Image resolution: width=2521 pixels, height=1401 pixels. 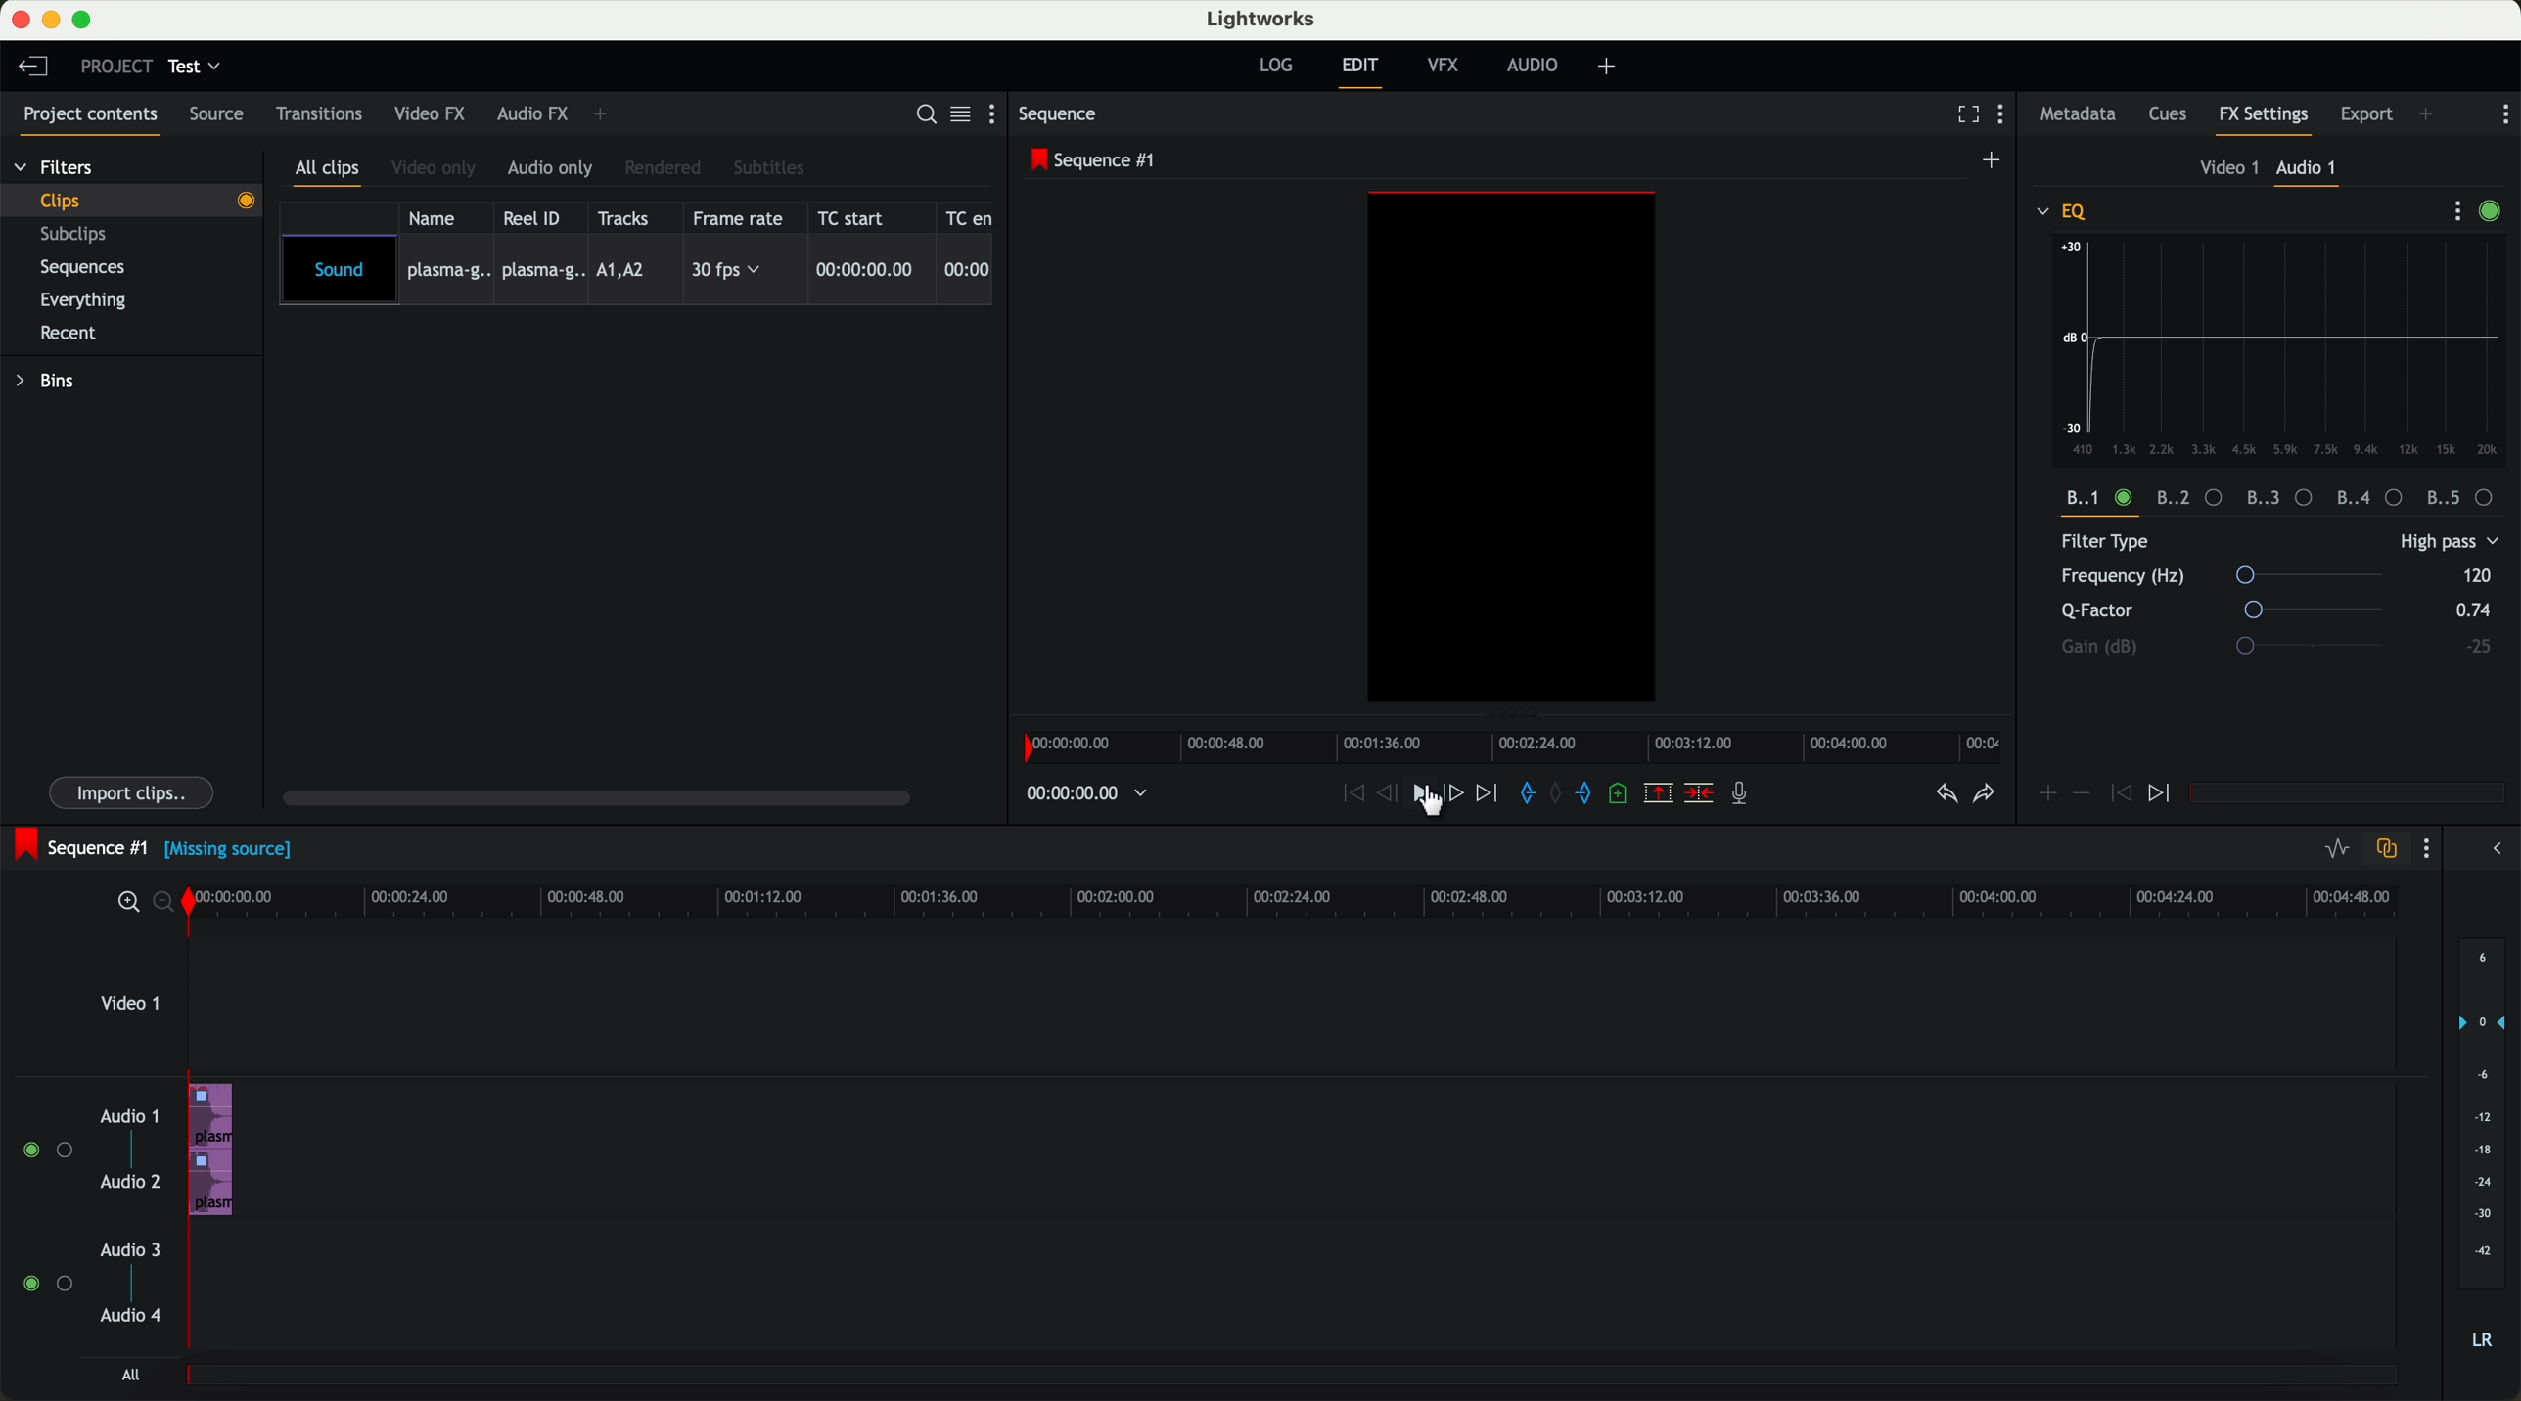 What do you see at coordinates (1944, 799) in the screenshot?
I see `undo` at bounding box center [1944, 799].